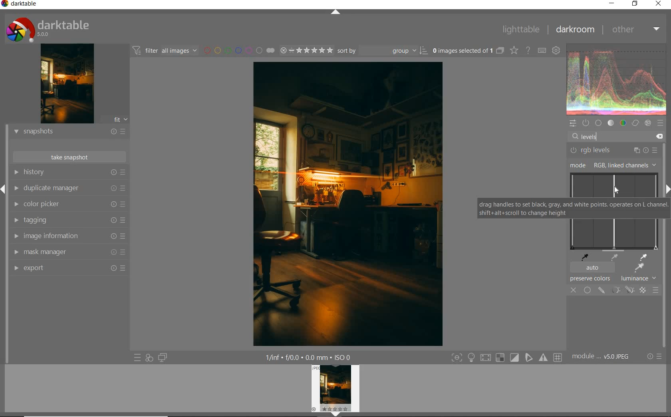  Describe the element at coordinates (616, 190) in the screenshot. I see `cursor` at that location.